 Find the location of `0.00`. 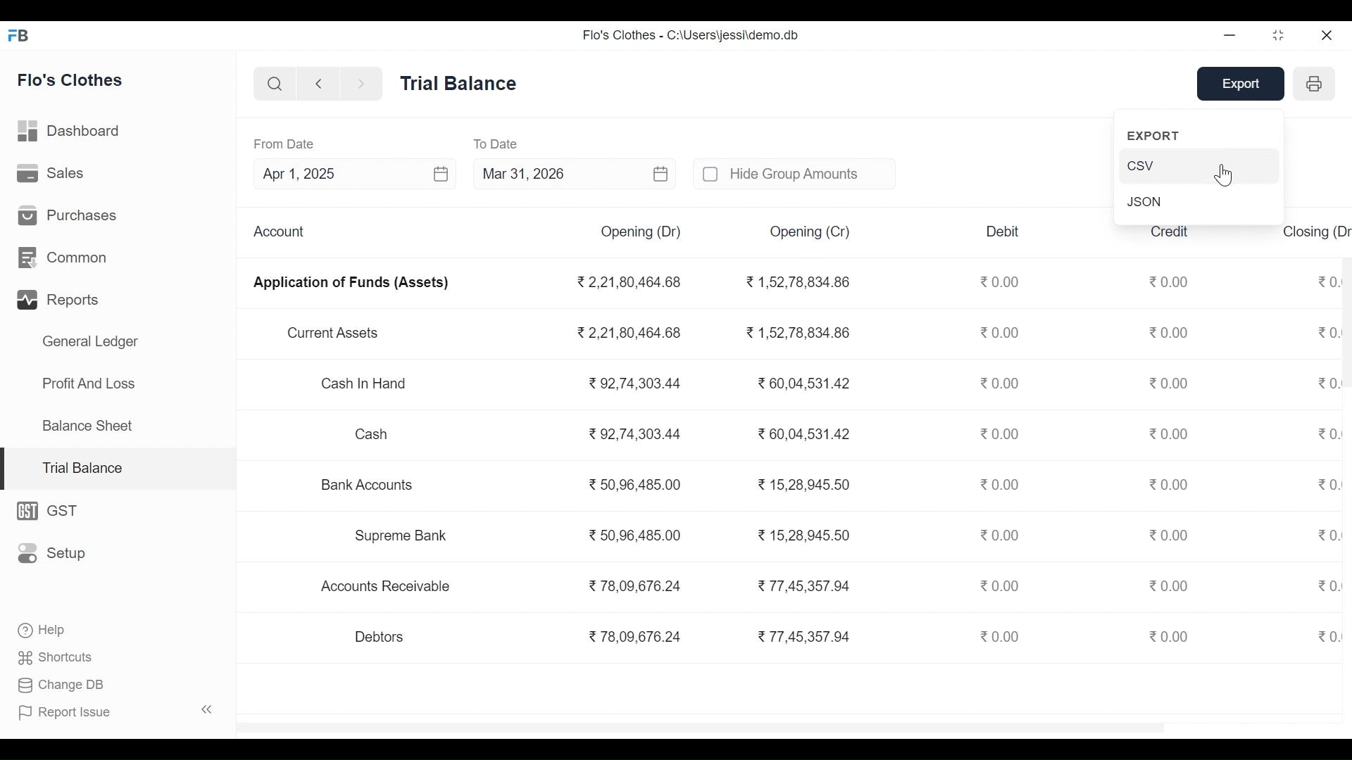

0.00 is located at coordinates (1170, 280).